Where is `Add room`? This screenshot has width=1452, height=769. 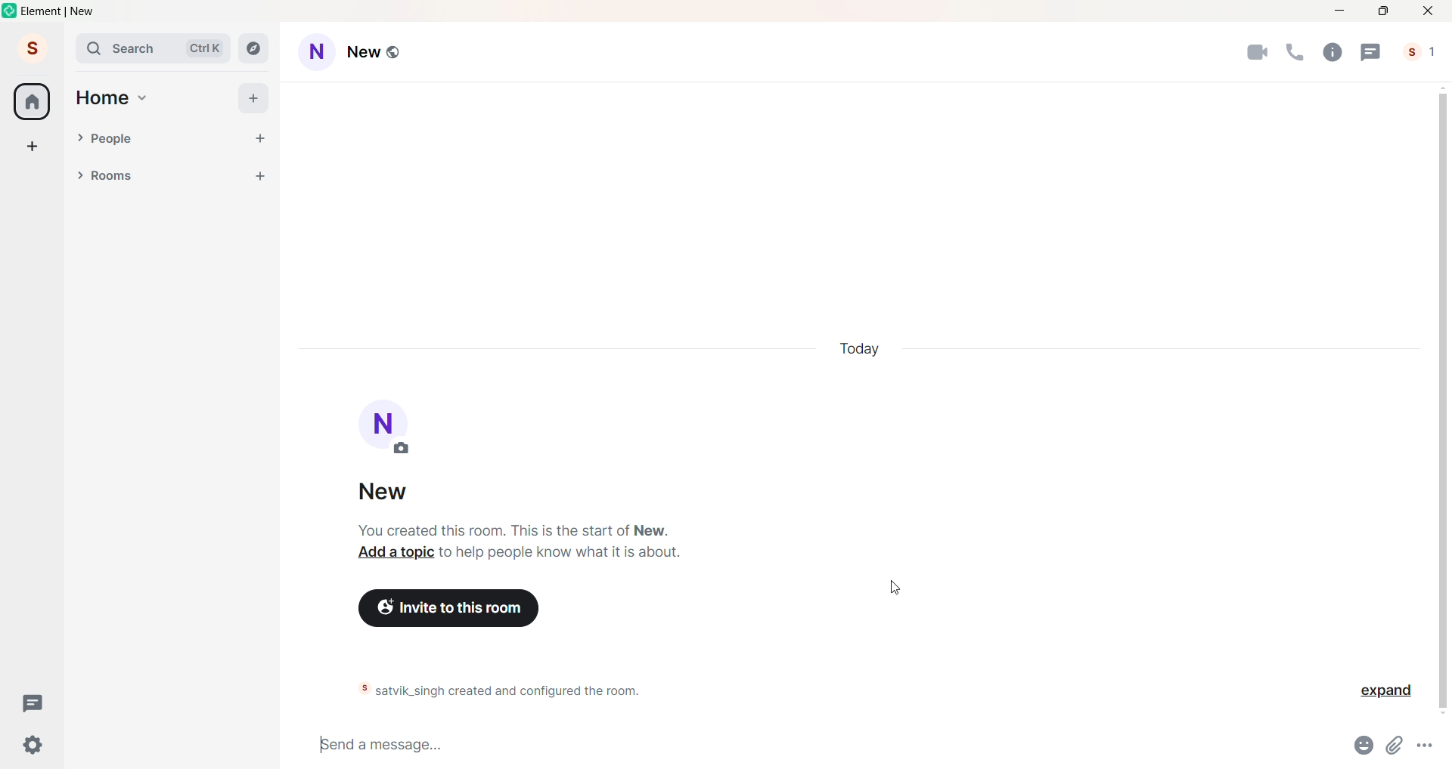 Add room is located at coordinates (265, 174).